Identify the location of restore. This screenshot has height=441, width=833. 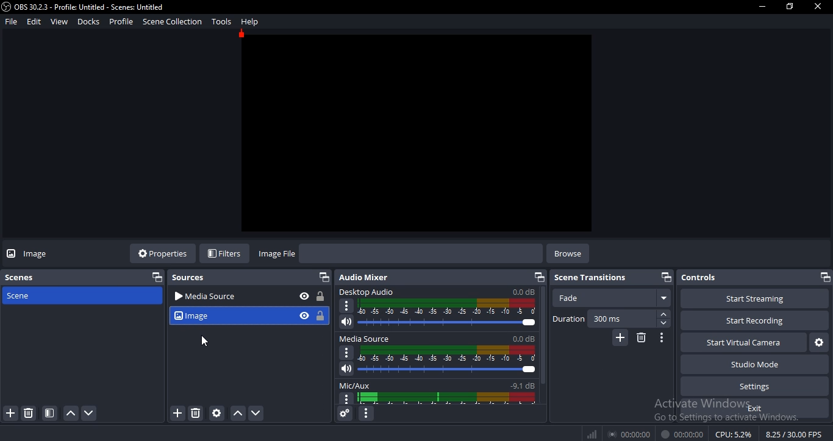
(155, 278).